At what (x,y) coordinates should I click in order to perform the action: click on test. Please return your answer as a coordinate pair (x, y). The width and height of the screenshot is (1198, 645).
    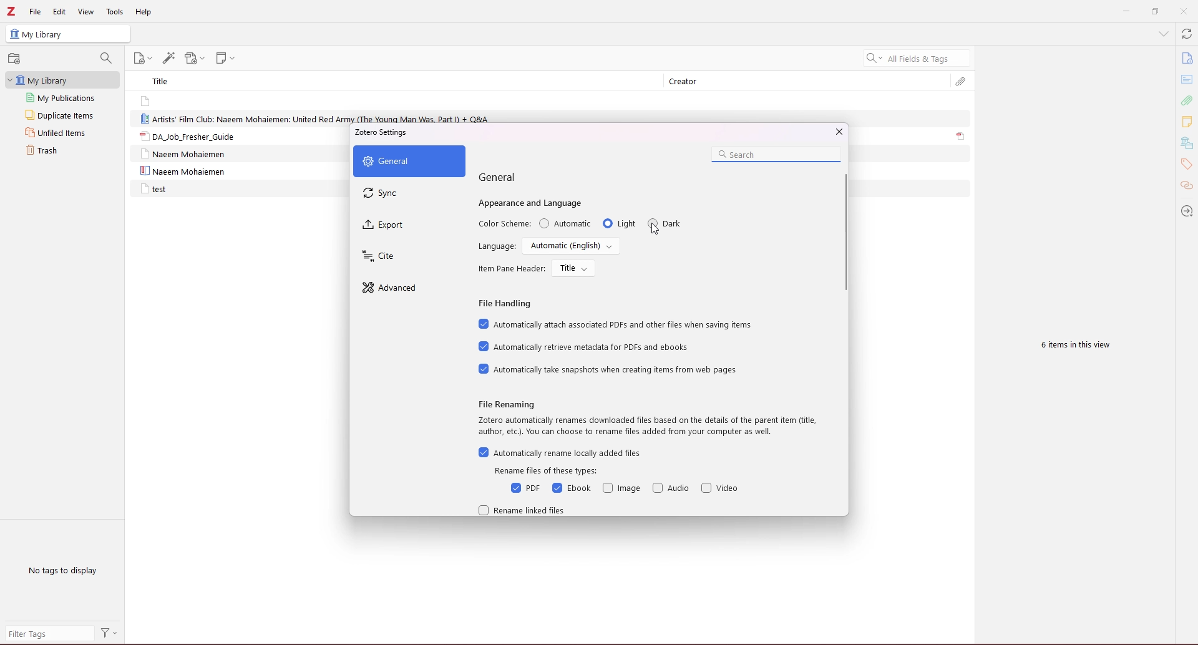
    Looking at the image, I should click on (153, 189).